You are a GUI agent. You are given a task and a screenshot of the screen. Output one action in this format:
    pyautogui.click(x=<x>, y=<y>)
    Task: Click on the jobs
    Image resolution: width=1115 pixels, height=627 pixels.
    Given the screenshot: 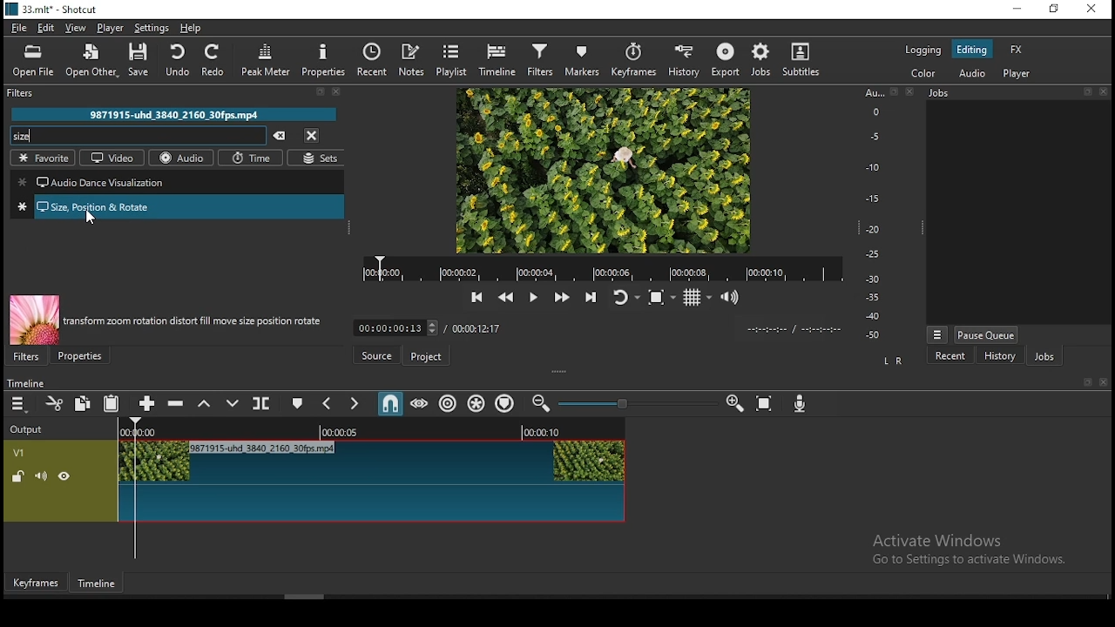 What is the action you would take?
    pyautogui.click(x=761, y=58)
    